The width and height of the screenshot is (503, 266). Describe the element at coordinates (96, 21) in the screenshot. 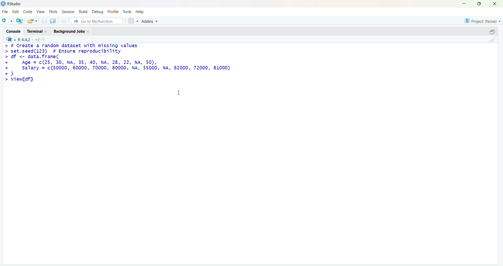

I see `go to file/function` at that location.